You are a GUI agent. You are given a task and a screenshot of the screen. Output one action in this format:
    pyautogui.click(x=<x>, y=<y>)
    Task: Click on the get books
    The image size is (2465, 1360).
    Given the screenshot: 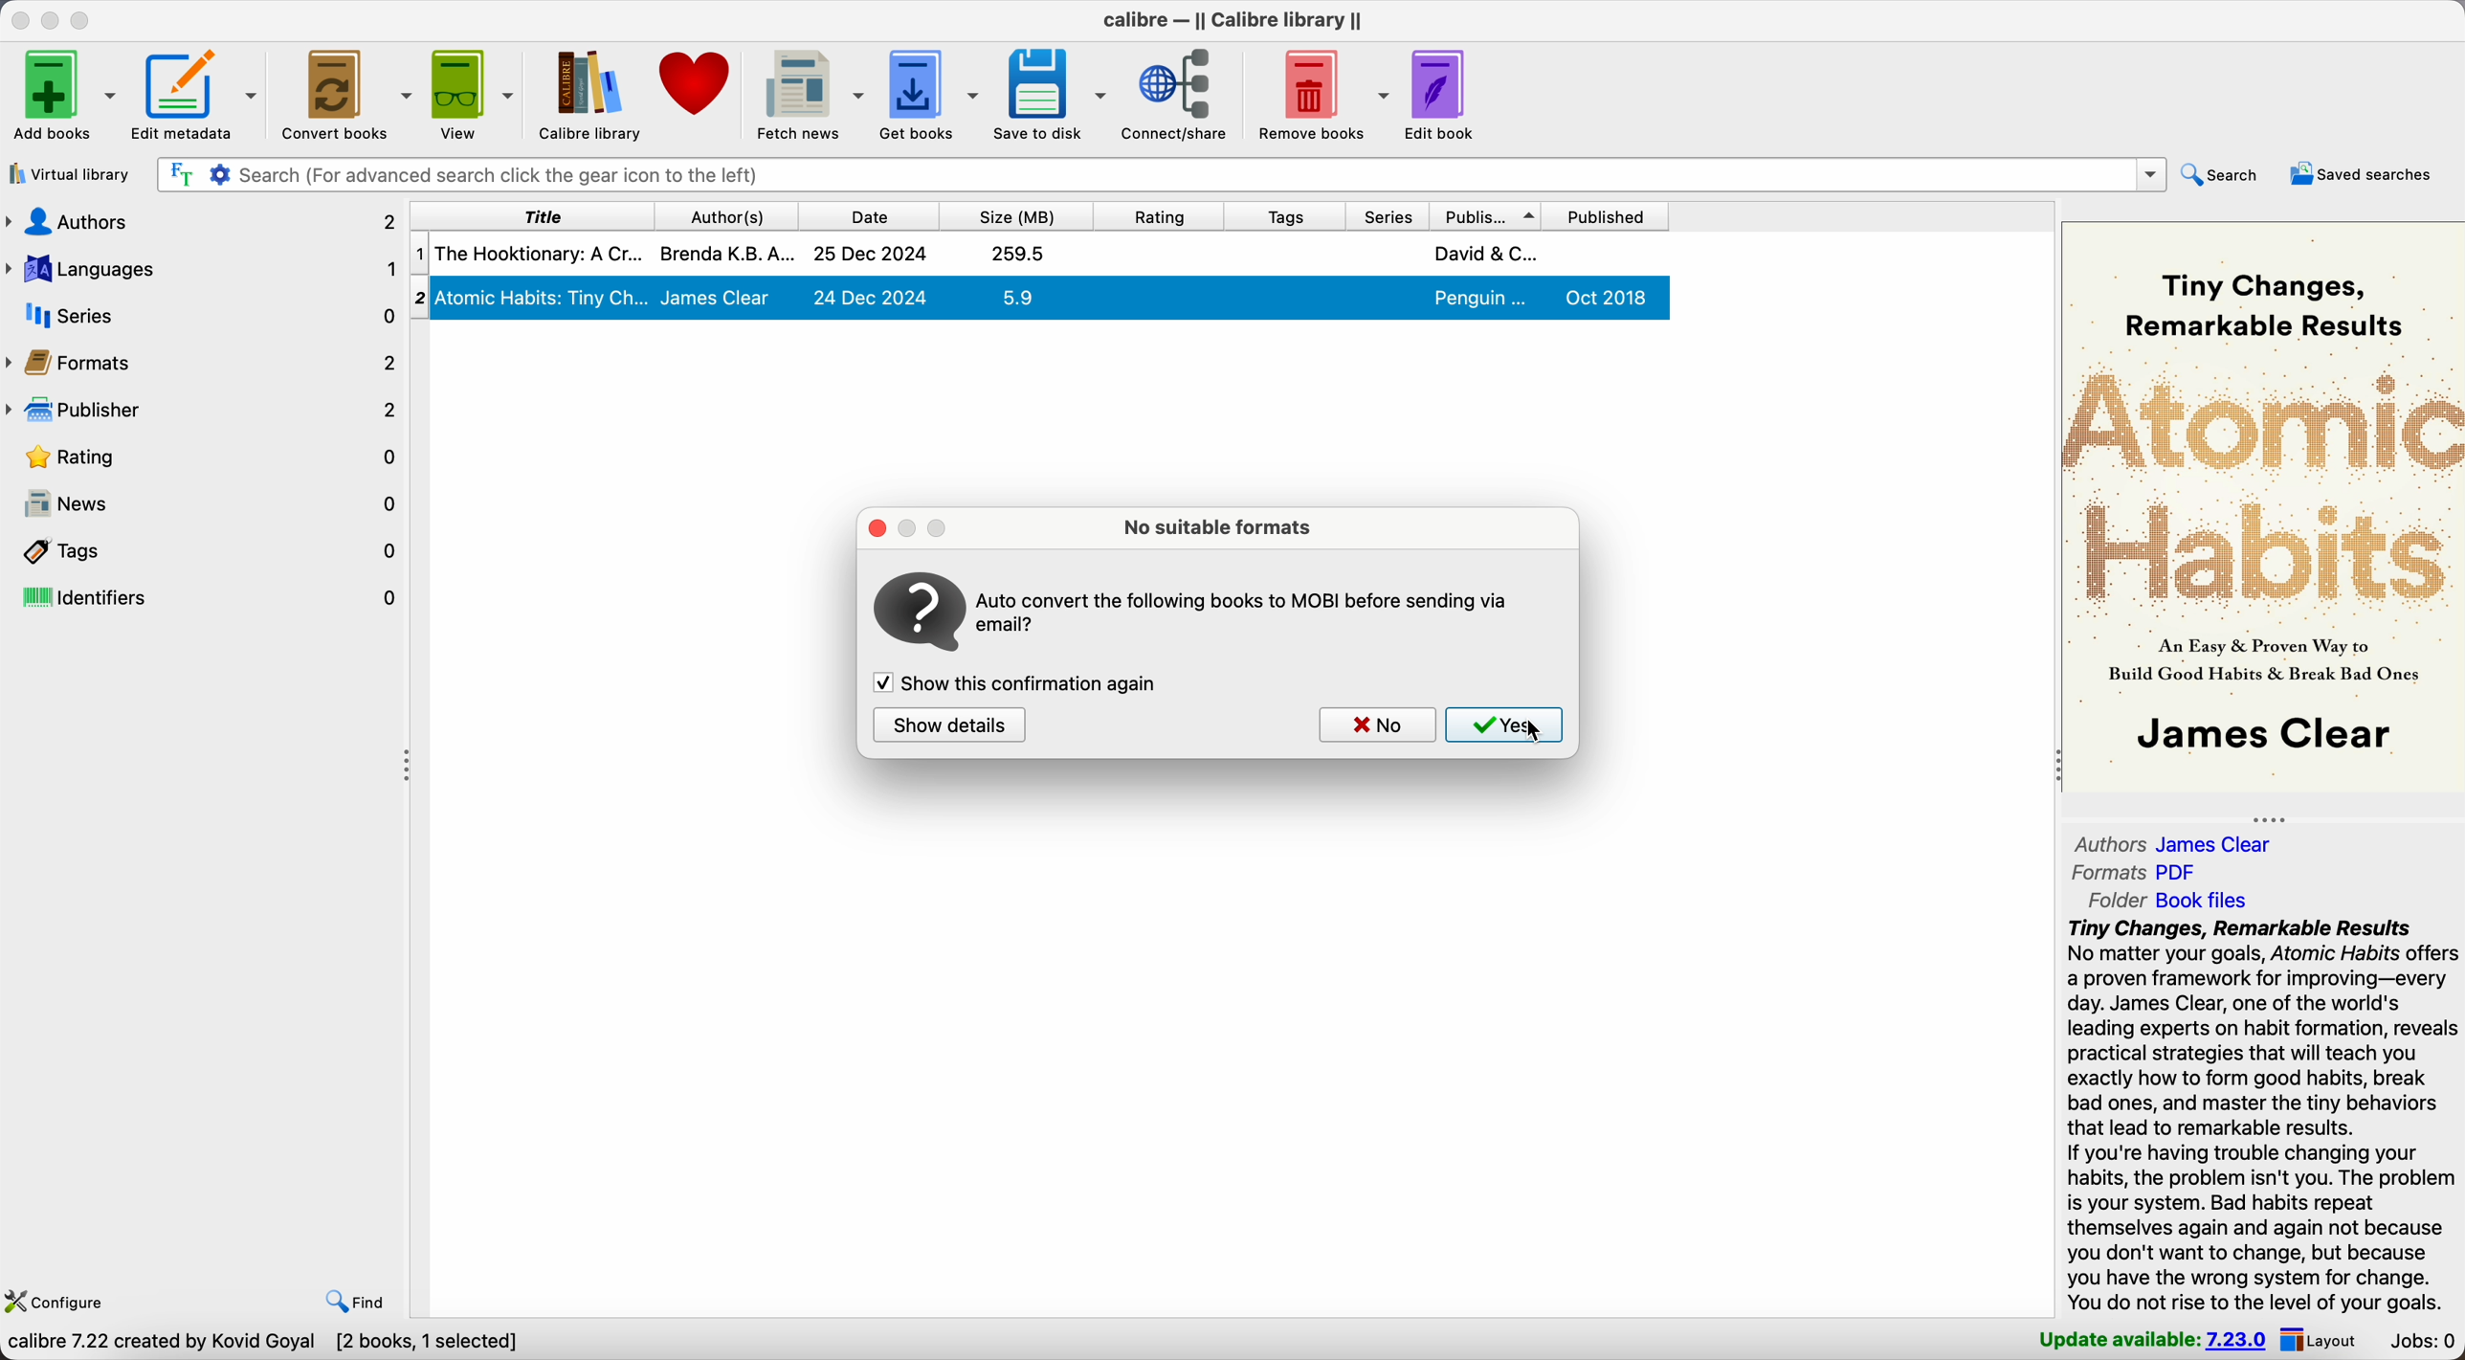 What is the action you would take?
    pyautogui.click(x=932, y=94)
    